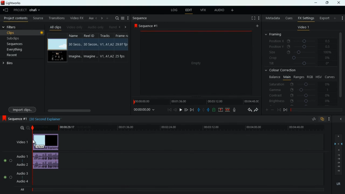 The height and width of the screenshot is (194, 345). What do you see at coordinates (298, 47) in the screenshot?
I see `position y` at bounding box center [298, 47].